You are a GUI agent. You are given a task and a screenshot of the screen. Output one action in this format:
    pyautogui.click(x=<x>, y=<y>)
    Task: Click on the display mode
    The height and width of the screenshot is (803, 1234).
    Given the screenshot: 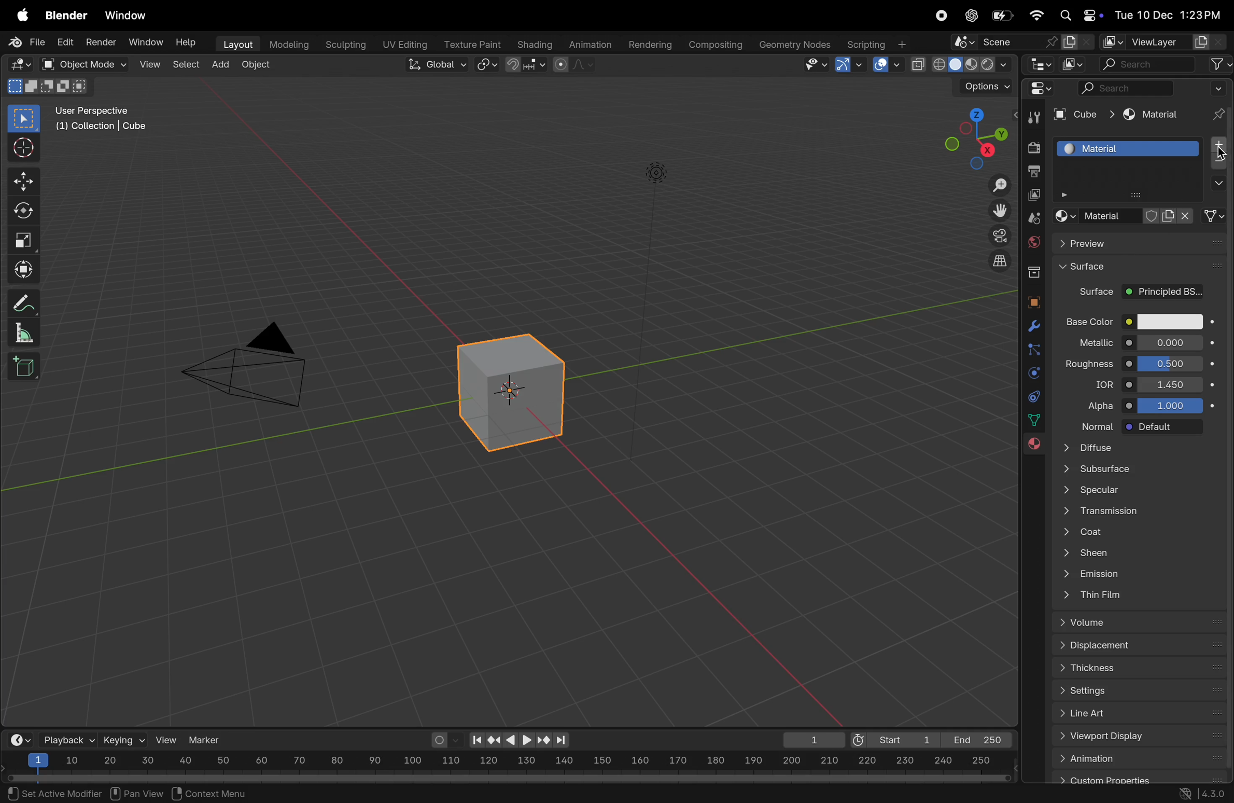 What is the action you would take?
    pyautogui.click(x=1074, y=64)
    